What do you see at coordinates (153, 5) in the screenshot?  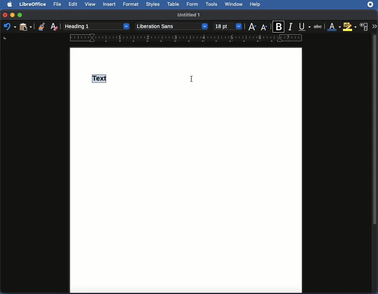 I see `Styles` at bounding box center [153, 5].